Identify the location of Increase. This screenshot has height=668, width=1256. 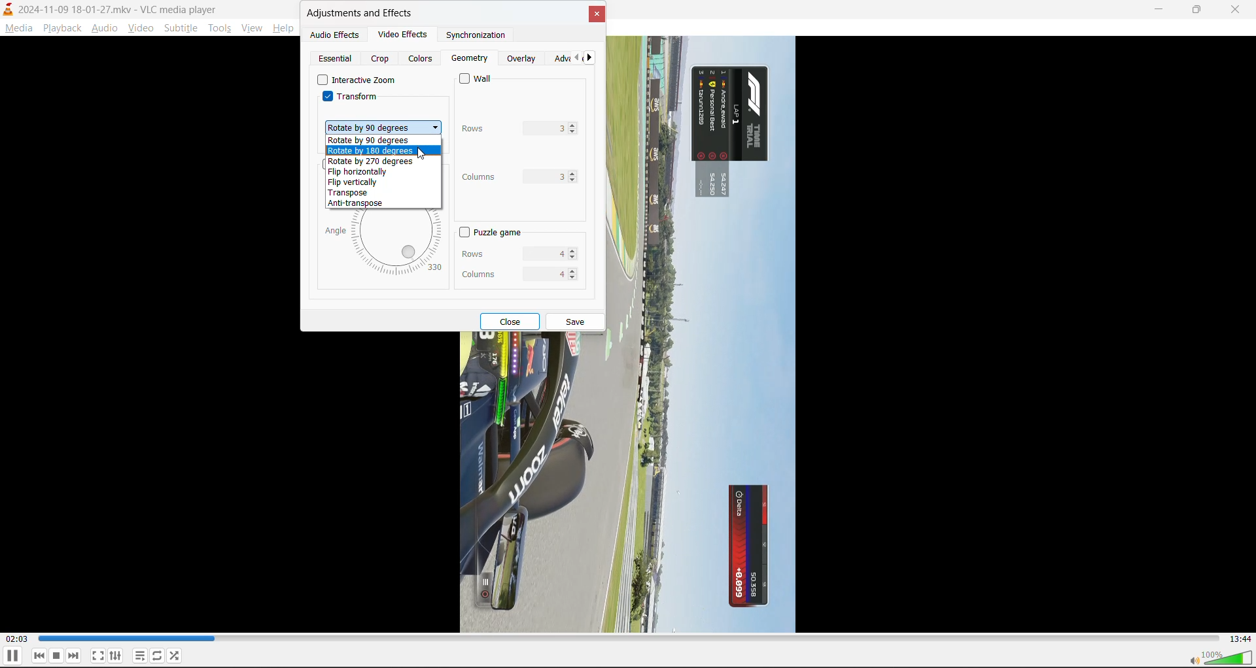
(574, 125).